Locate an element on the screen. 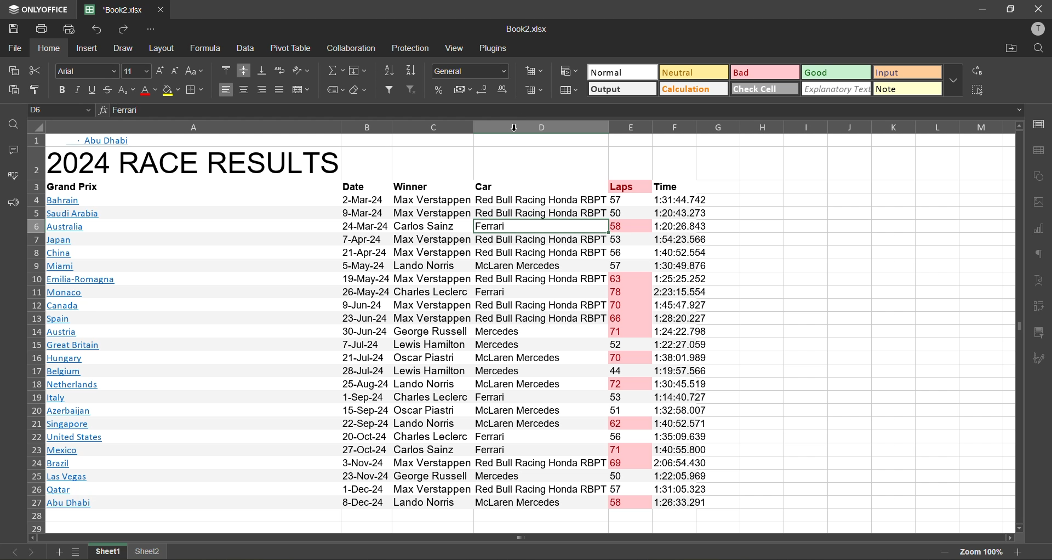 This screenshot has width=1052, height=560. United States 20-Oct-24 Charles Leclerc Ferrari 56 1:35:09.639 is located at coordinates (382, 436).